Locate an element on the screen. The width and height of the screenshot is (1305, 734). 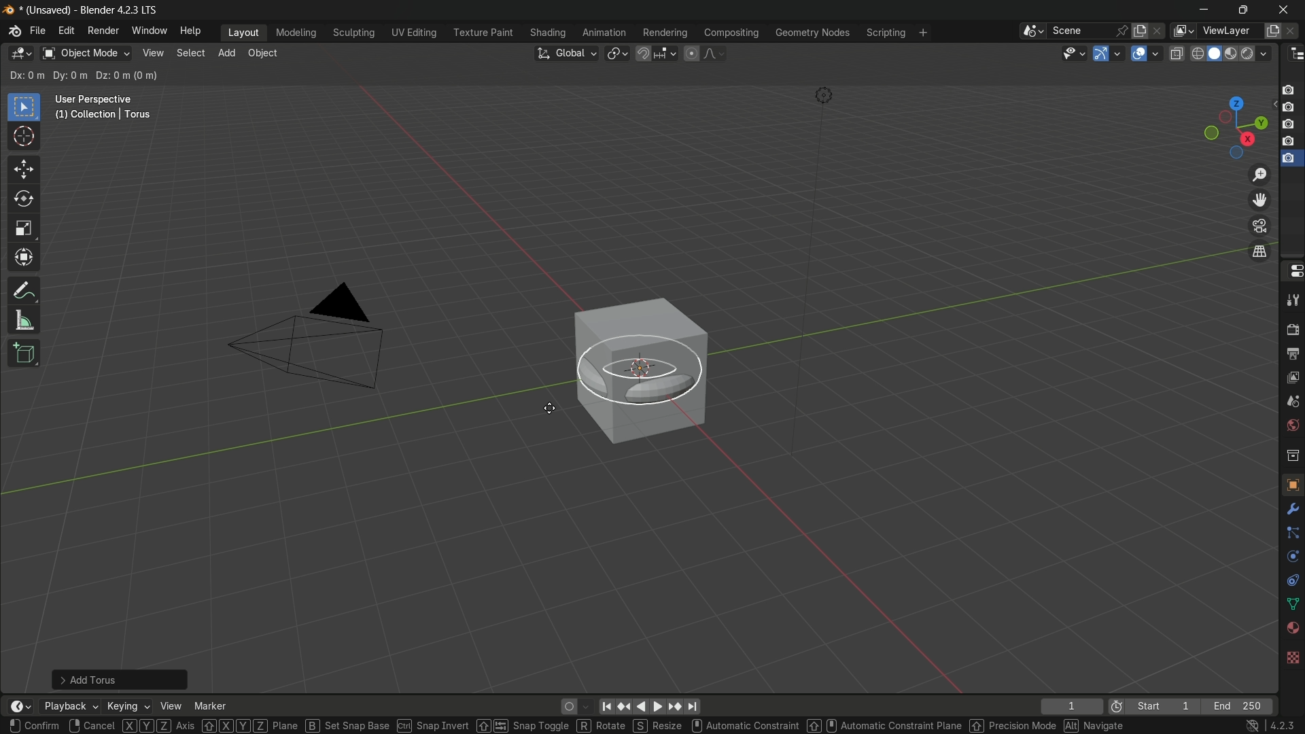
play animation is located at coordinates (650, 706).